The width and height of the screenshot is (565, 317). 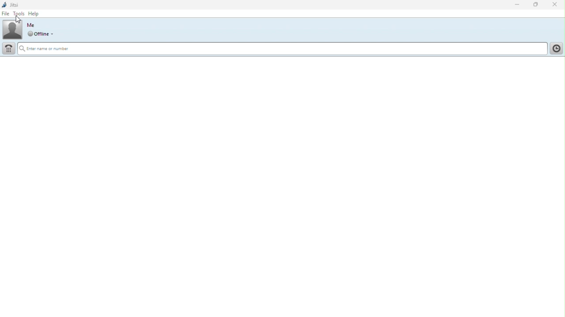 I want to click on History, so click(x=556, y=48).